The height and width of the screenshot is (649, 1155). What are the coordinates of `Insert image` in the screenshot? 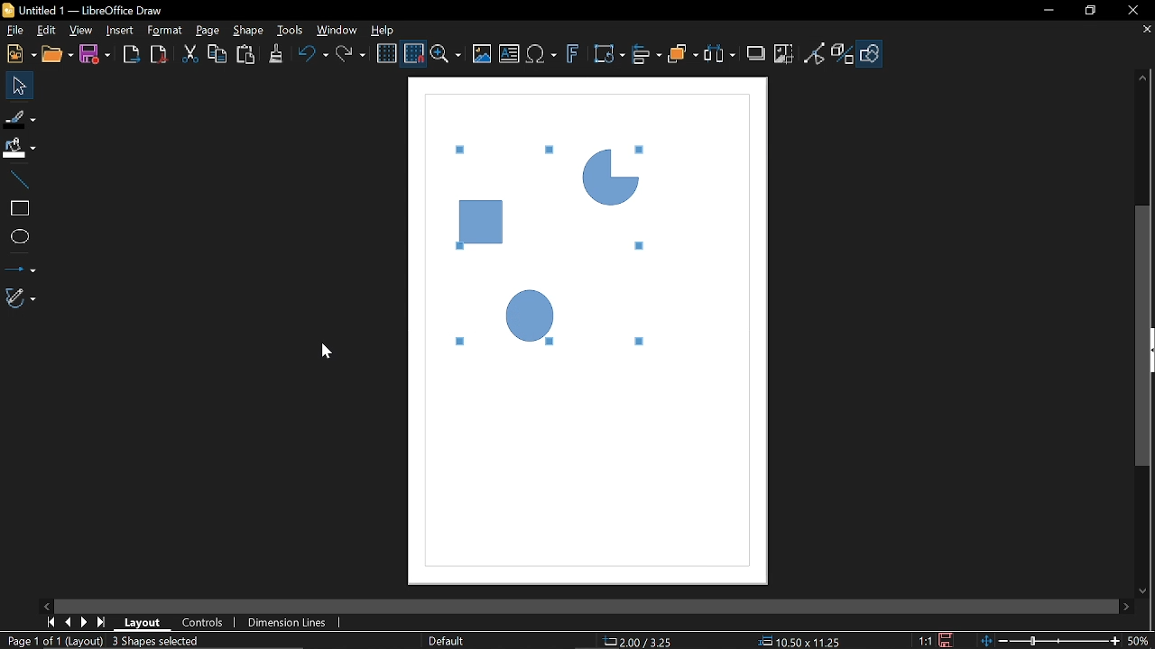 It's located at (482, 54).